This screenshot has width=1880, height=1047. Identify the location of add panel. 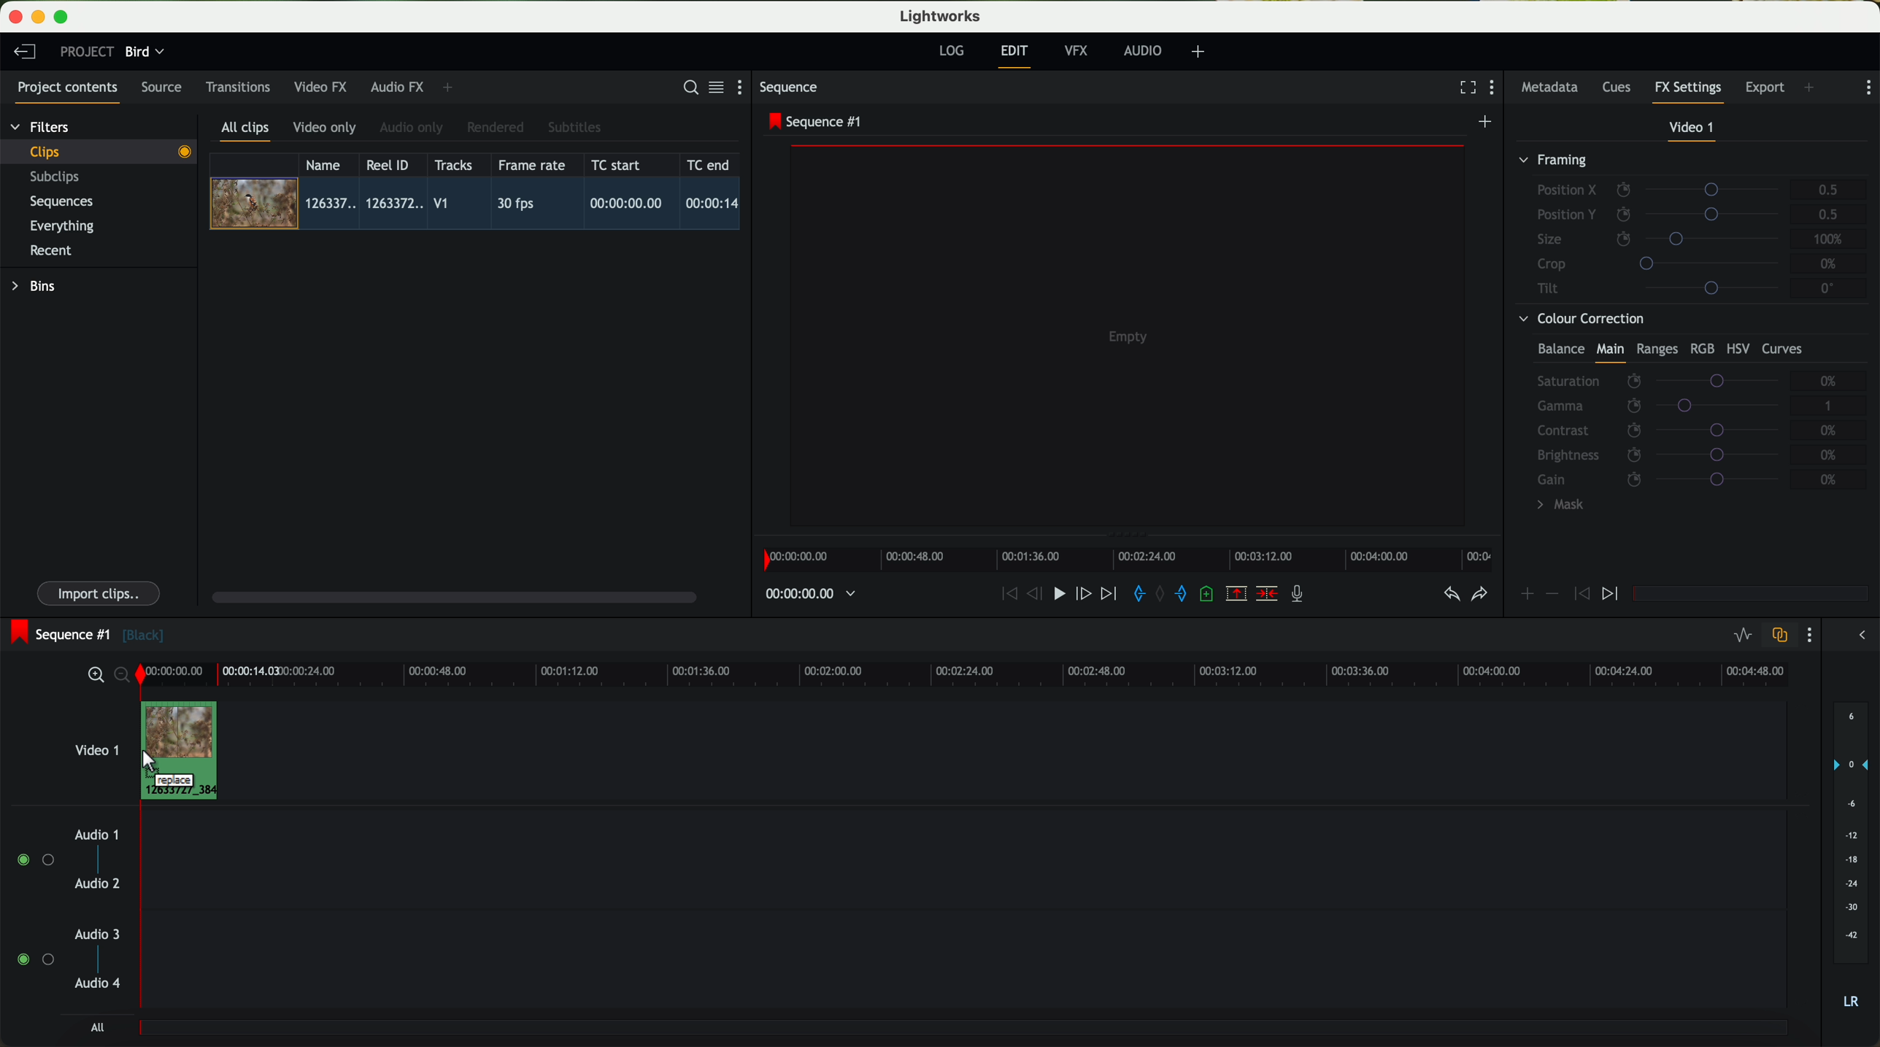
(1813, 89).